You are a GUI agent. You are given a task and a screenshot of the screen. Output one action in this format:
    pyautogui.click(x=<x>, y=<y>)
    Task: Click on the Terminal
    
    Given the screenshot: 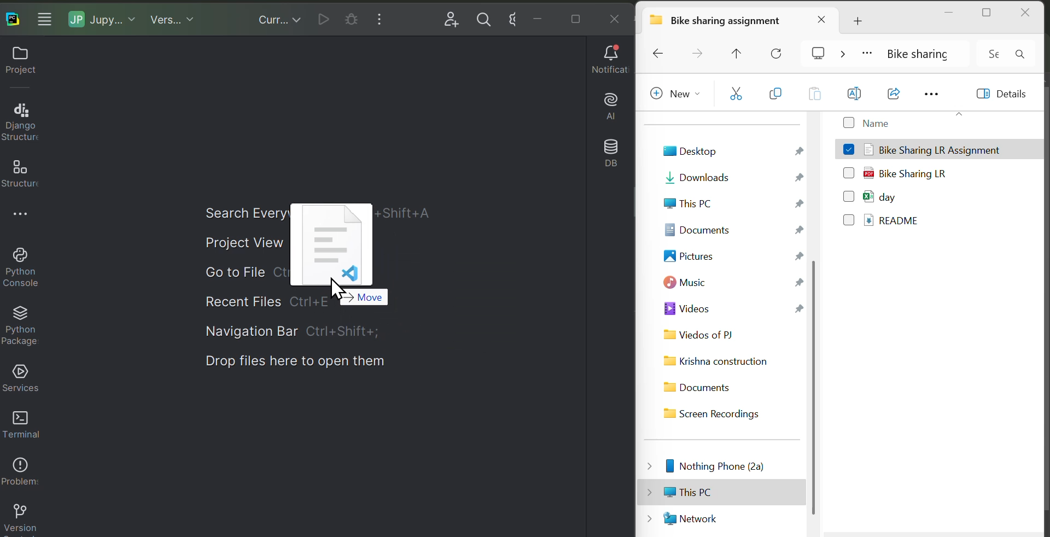 What is the action you would take?
    pyautogui.click(x=22, y=423)
    